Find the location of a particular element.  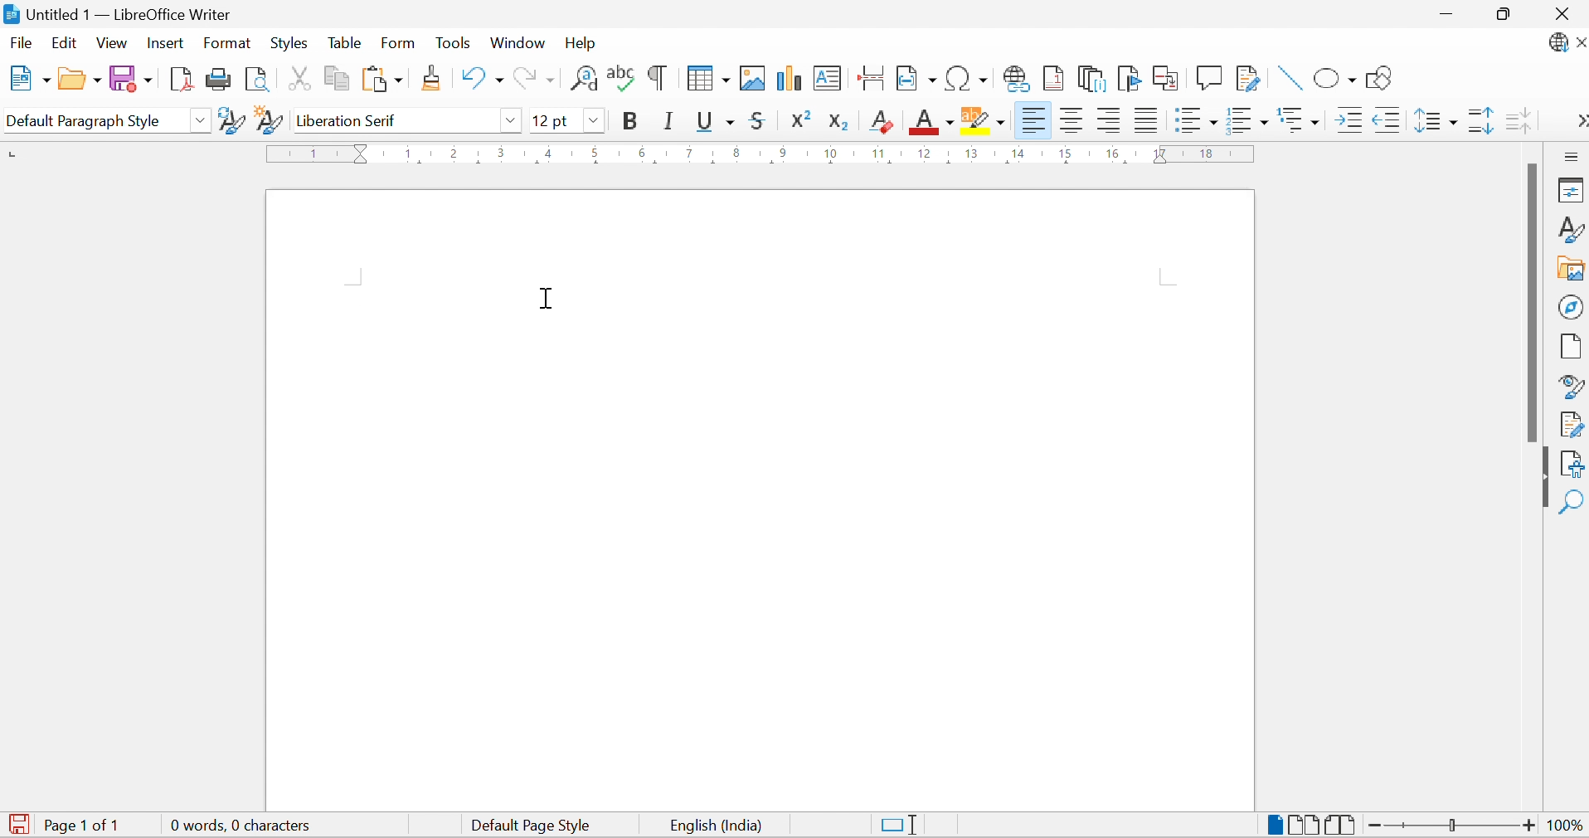

10 is located at coordinates (831, 153).